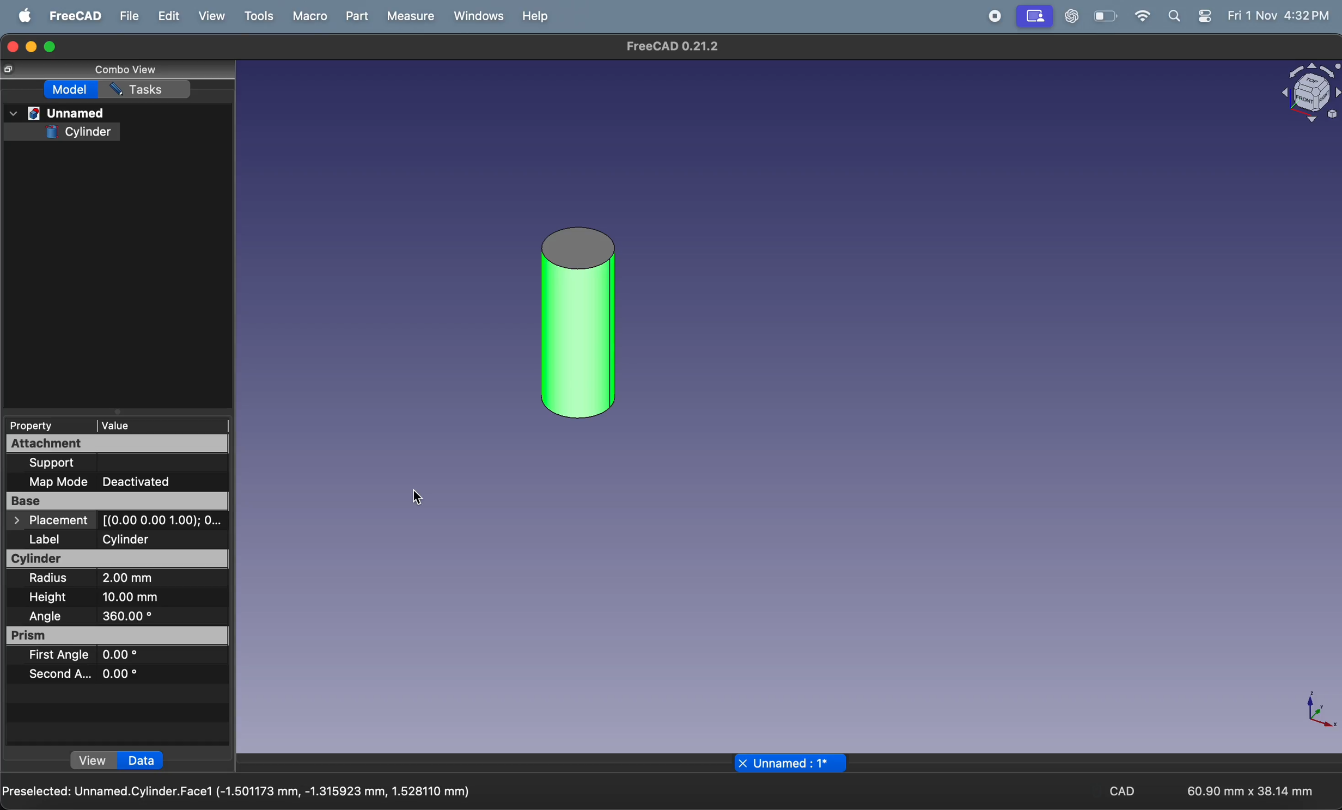 This screenshot has height=810, width=1342. What do you see at coordinates (53, 579) in the screenshot?
I see `radius` at bounding box center [53, 579].